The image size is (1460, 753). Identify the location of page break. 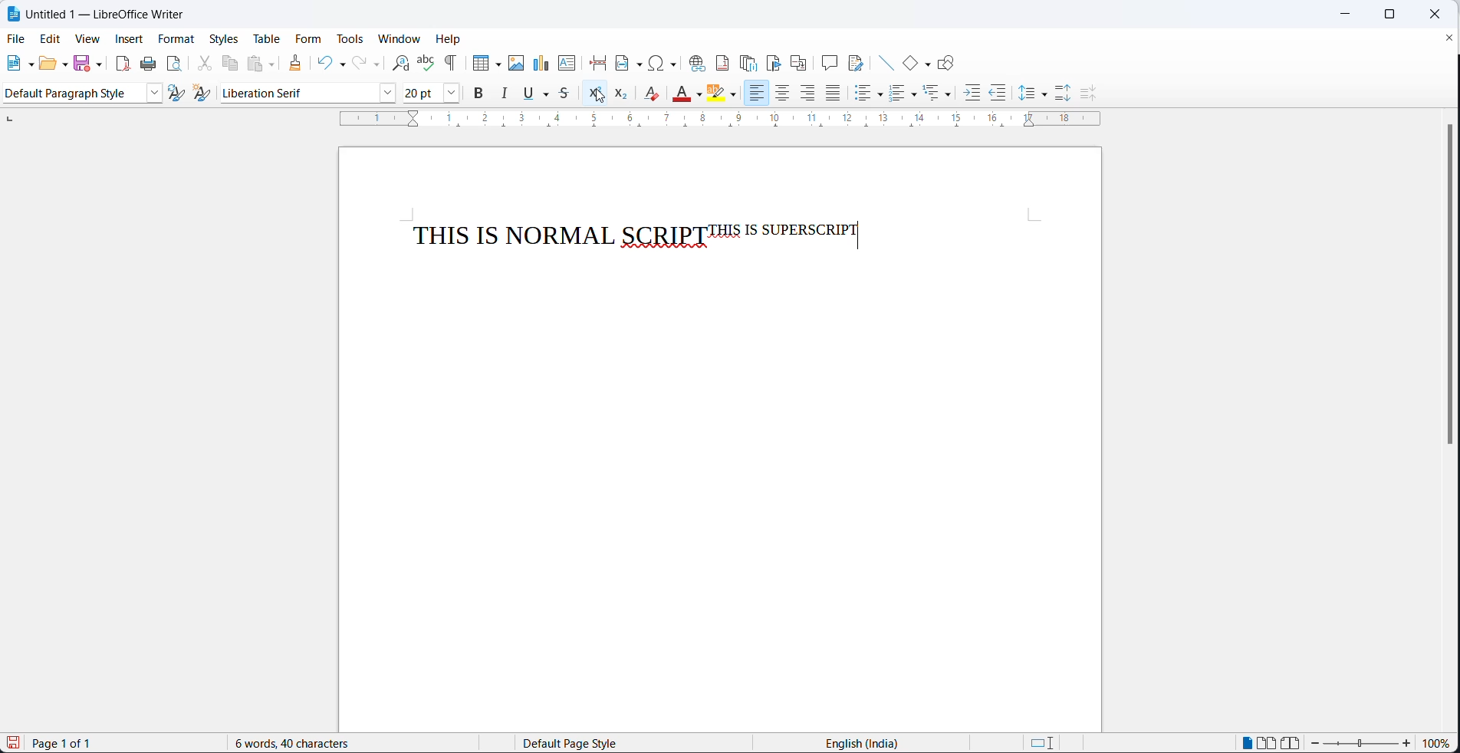
(597, 61).